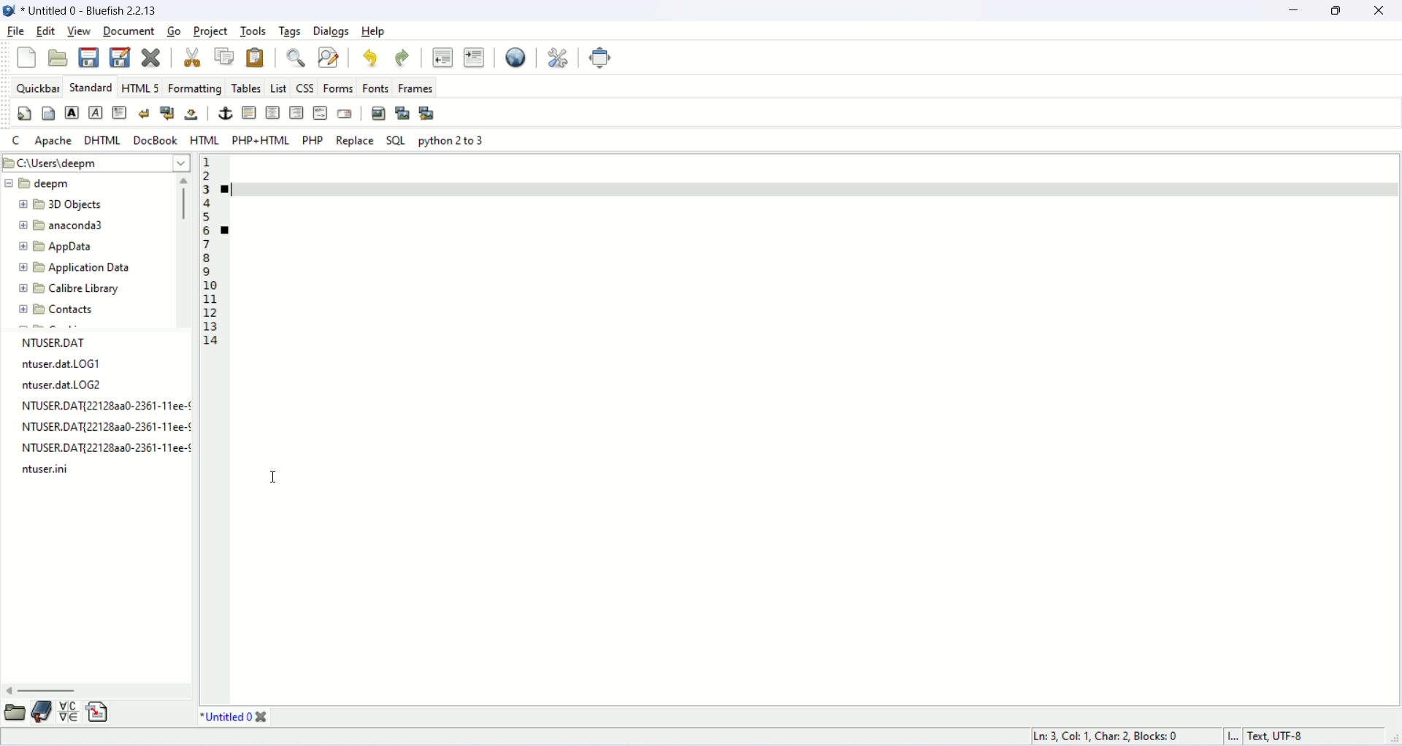 Image resolution: width=1402 pixels, height=746 pixels. What do you see at coordinates (155, 139) in the screenshot?
I see `DocBook` at bounding box center [155, 139].